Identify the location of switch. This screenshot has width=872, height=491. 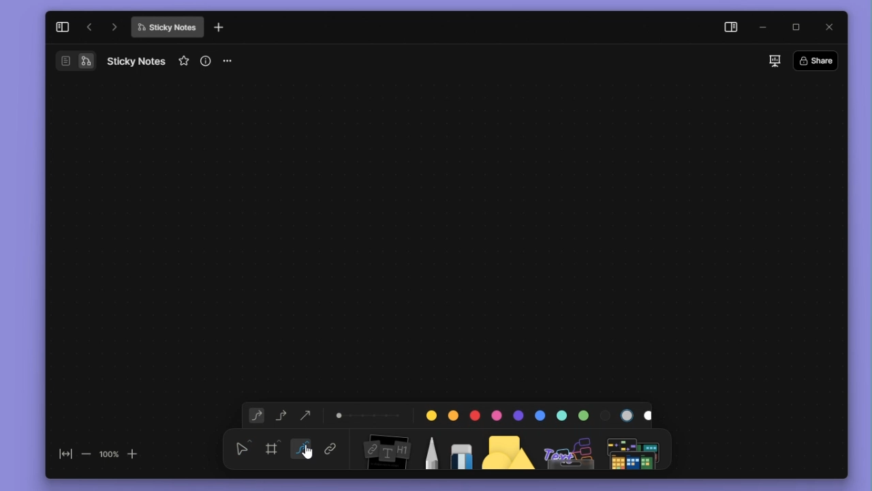
(75, 61).